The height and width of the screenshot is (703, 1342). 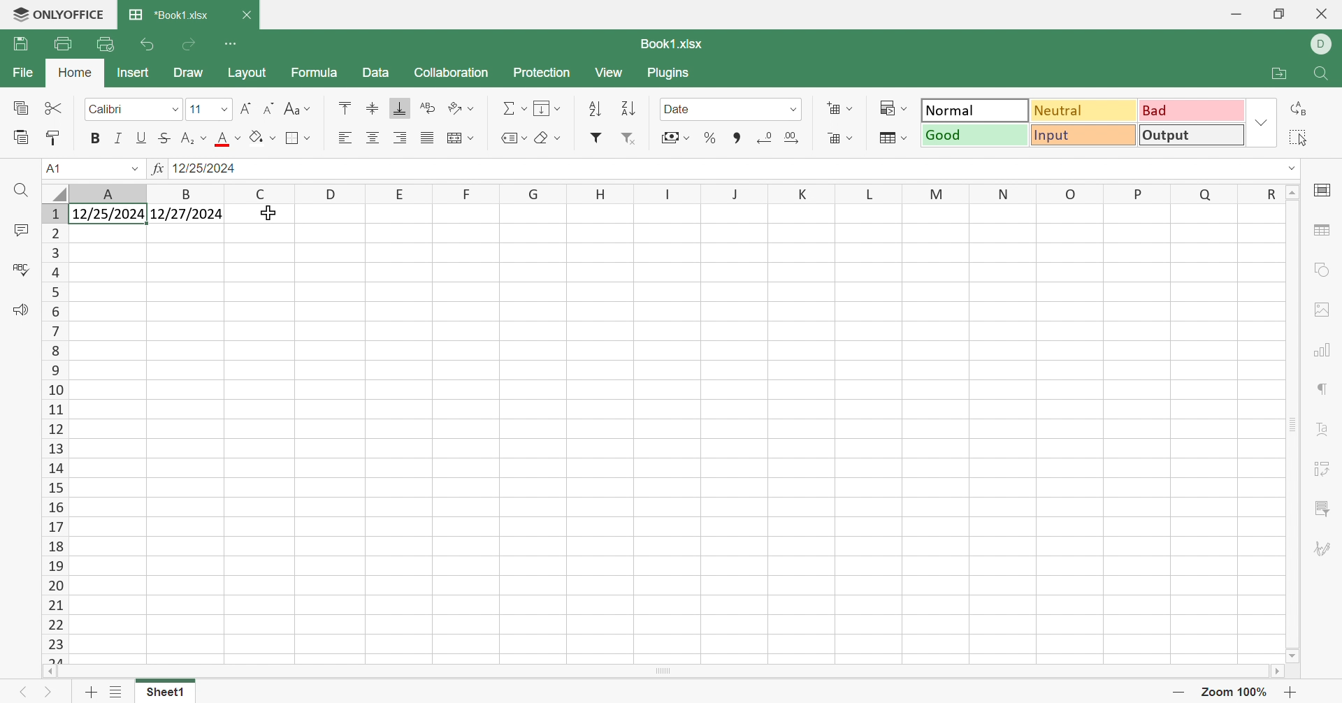 I want to click on Data, so click(x=376, y=72).